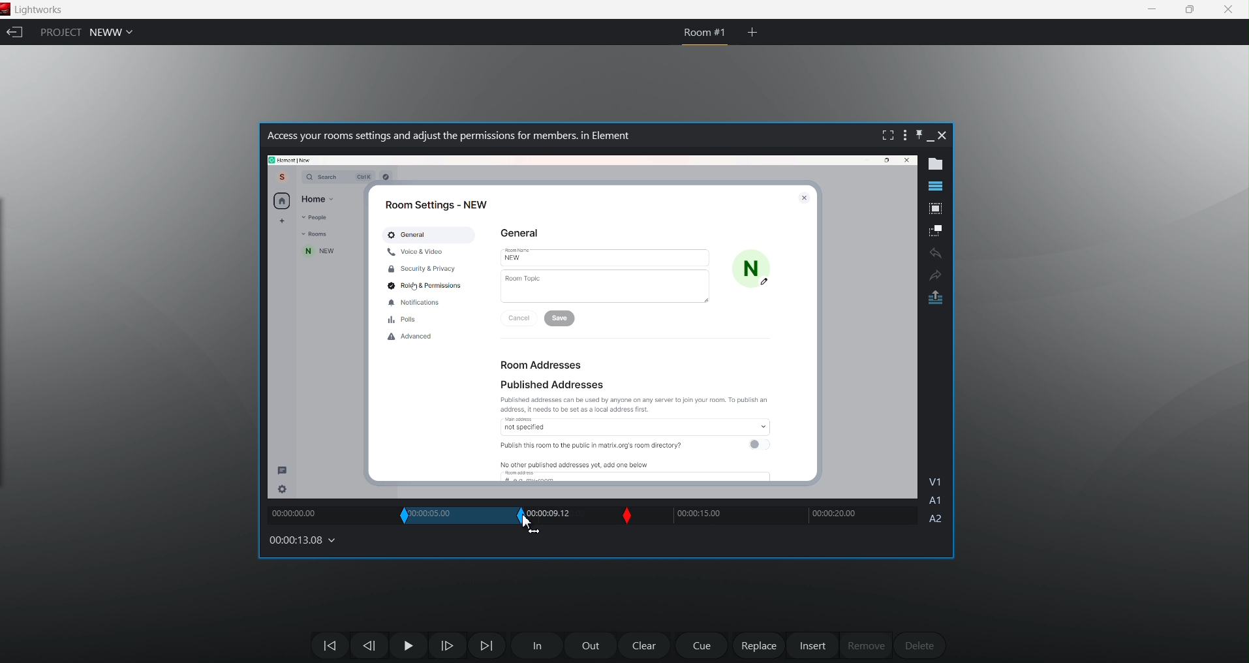 Image resolution: width=1249 pixels, height=663 pixels. What do you see at coordinates (1229, 8) in the screenshot?
I see `close` at bounding box center [1229, 8].